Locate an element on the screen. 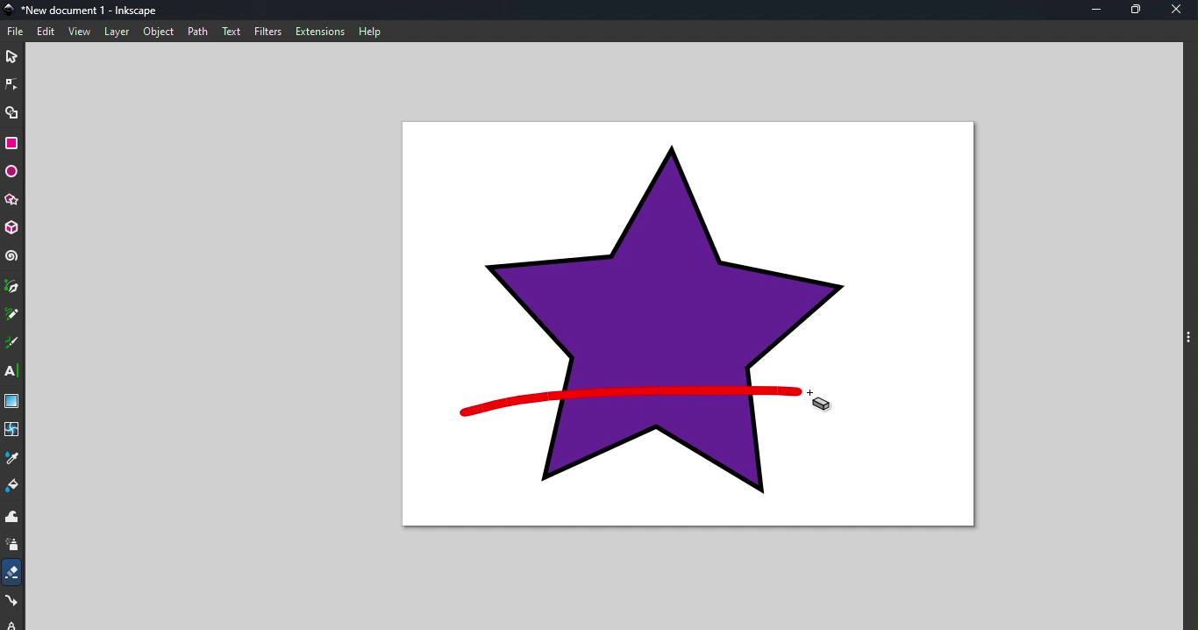 Image resolution: width=1198 pixels, height=630 pixels. Eraser Line is located at coordinates (627, 402).